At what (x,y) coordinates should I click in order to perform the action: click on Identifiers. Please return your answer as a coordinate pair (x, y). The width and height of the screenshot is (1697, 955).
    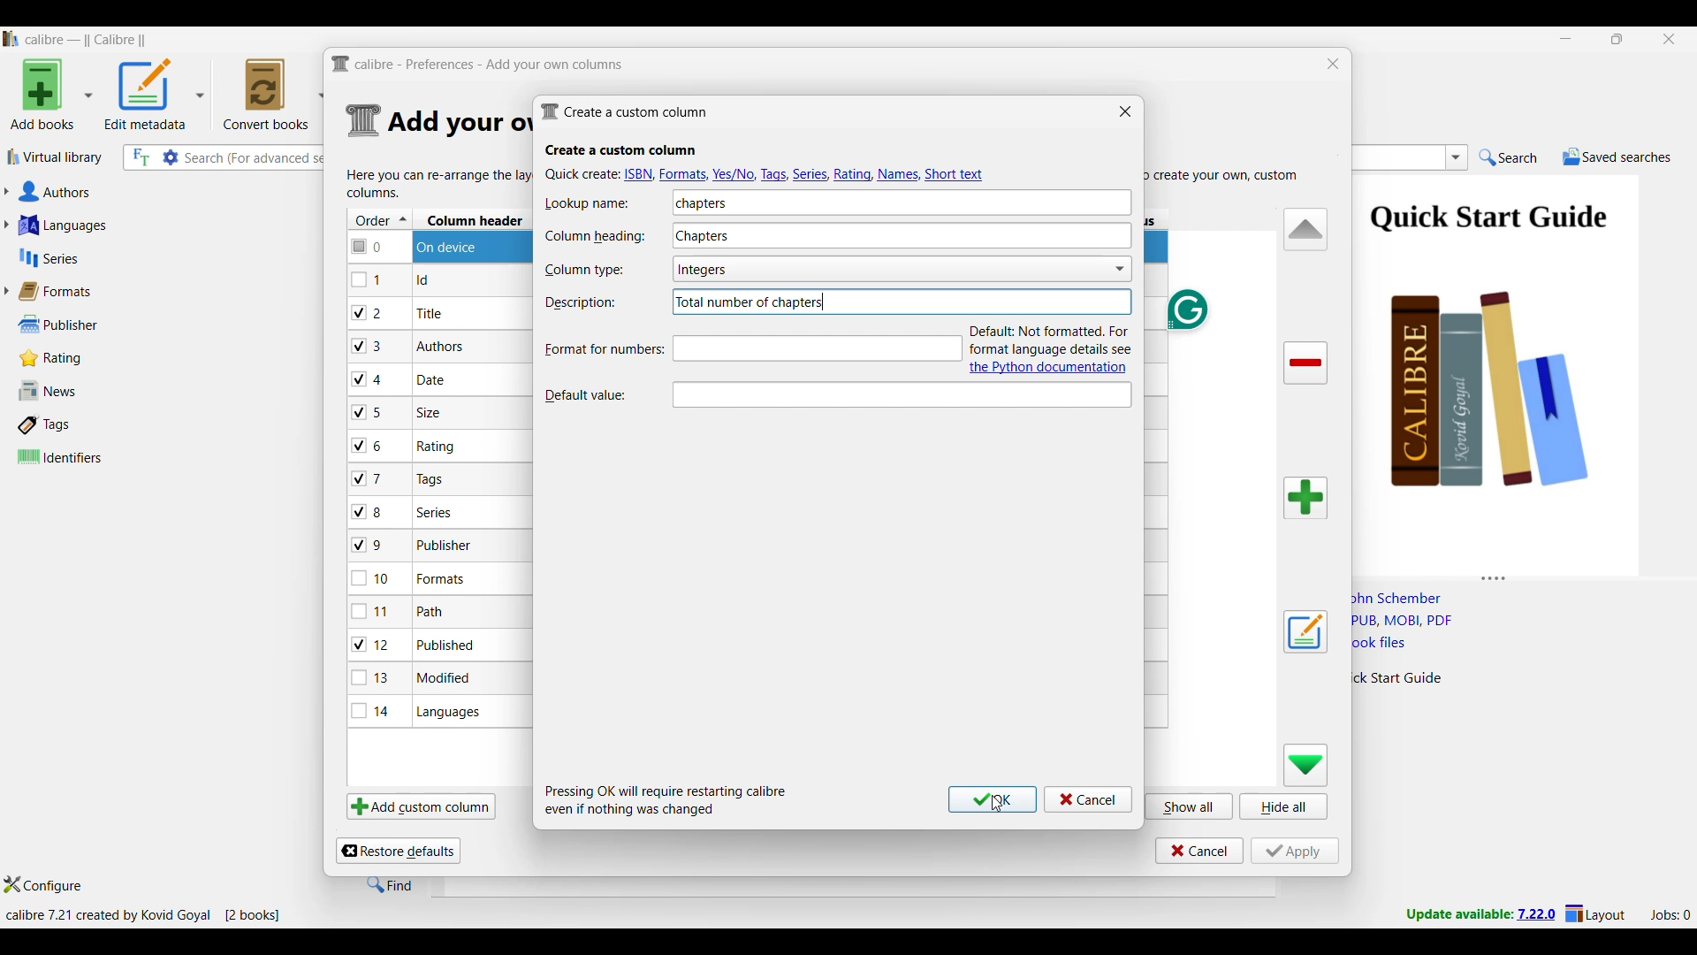
    Looking at the image, I should click on (87, 456).